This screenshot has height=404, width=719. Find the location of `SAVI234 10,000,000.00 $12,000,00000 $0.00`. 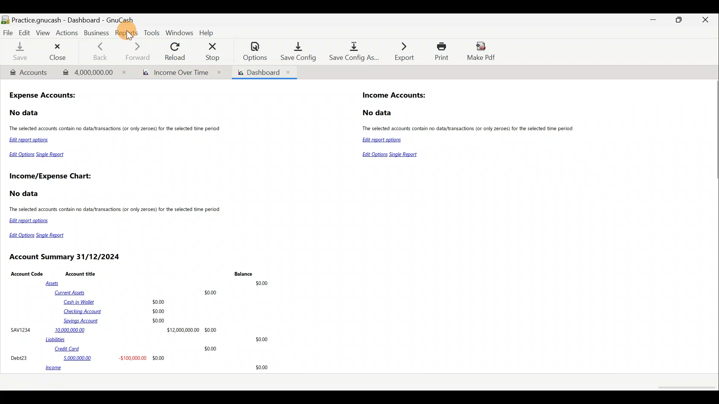

SAVI234 10,000,000.00 $12,000,00000 $0.00 is located at coordinates (113, 330).